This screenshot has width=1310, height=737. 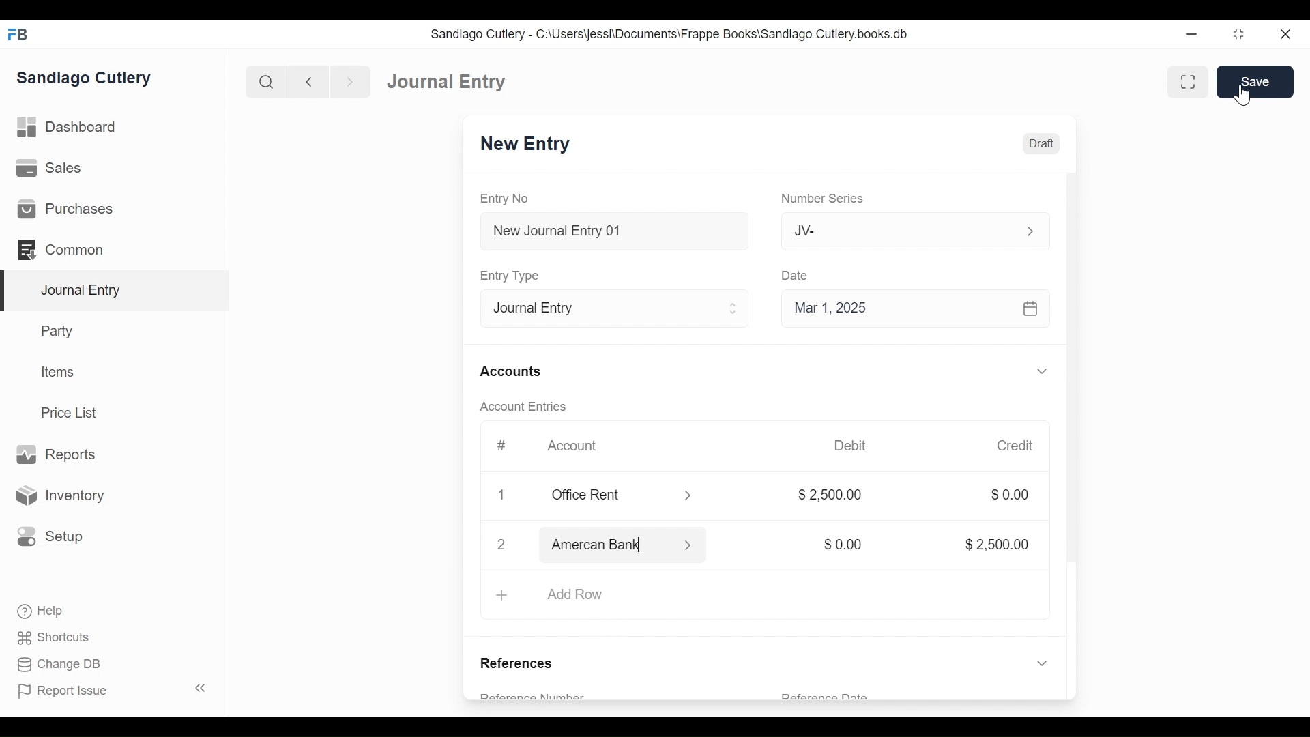 I want to click on Sandiago Cutlery, so click(x=91, y=79).